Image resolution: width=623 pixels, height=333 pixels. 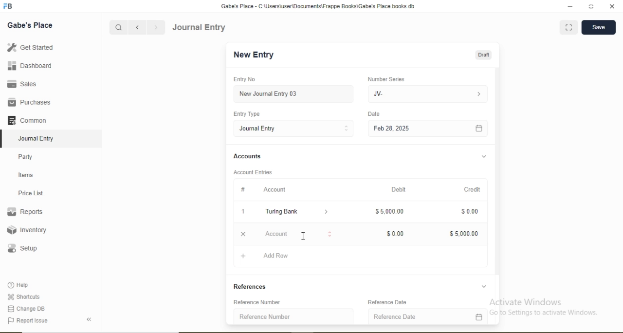 What do you see at coordinates (387, 302) in the screenshot?
I see `Reference Date` at bounding box center [387, 302].